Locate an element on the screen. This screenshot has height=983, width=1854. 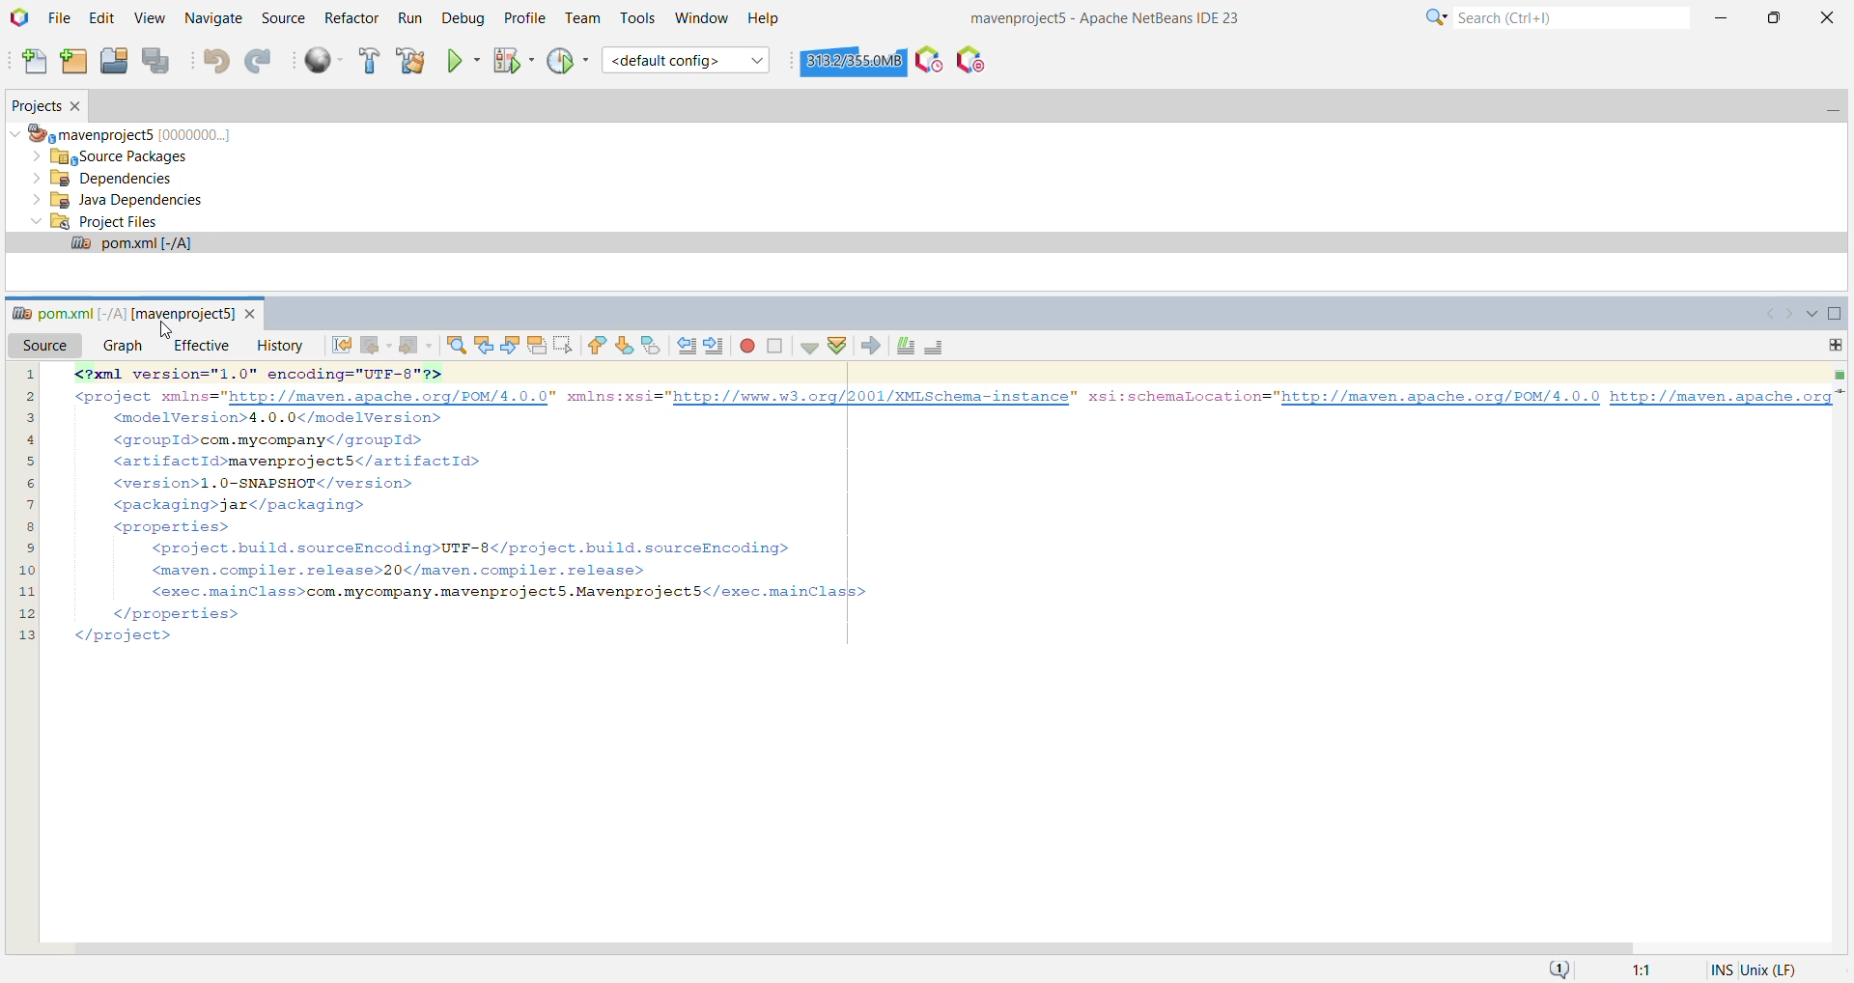
Shift Line Left is located at coordinates (686, 347).